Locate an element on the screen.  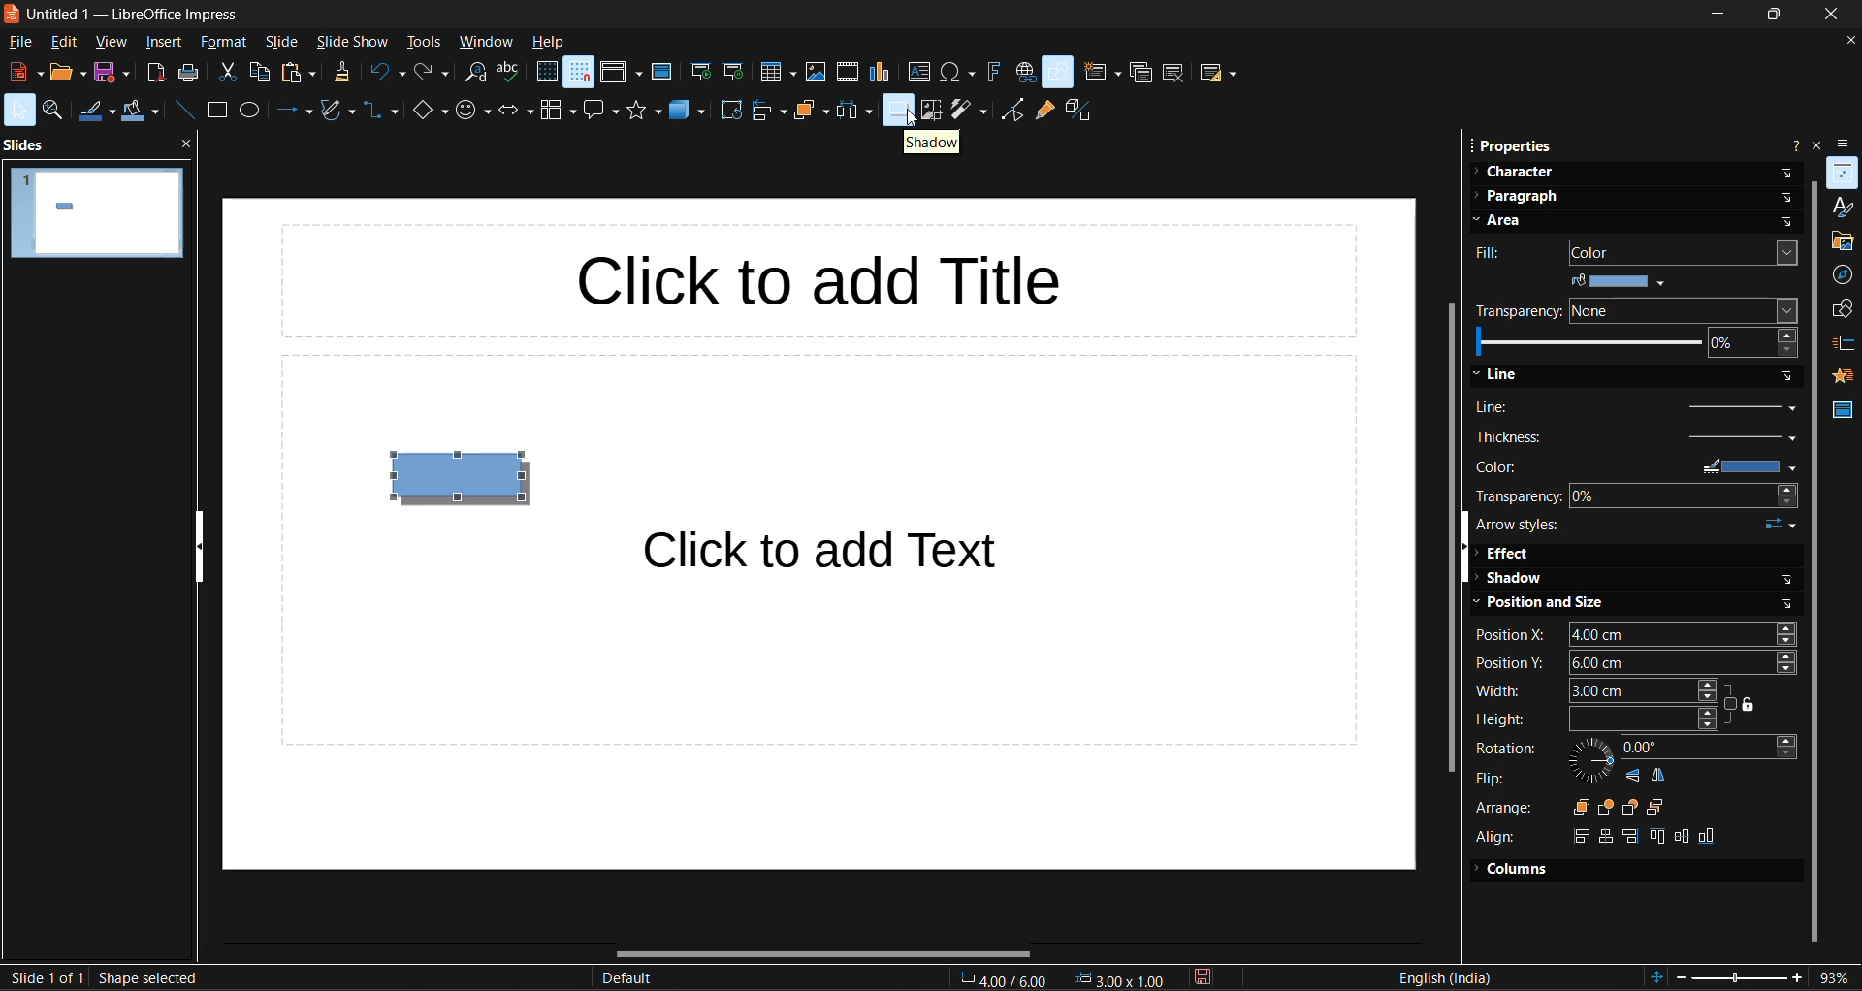
slide transition is located at coordinates (1844, 343).